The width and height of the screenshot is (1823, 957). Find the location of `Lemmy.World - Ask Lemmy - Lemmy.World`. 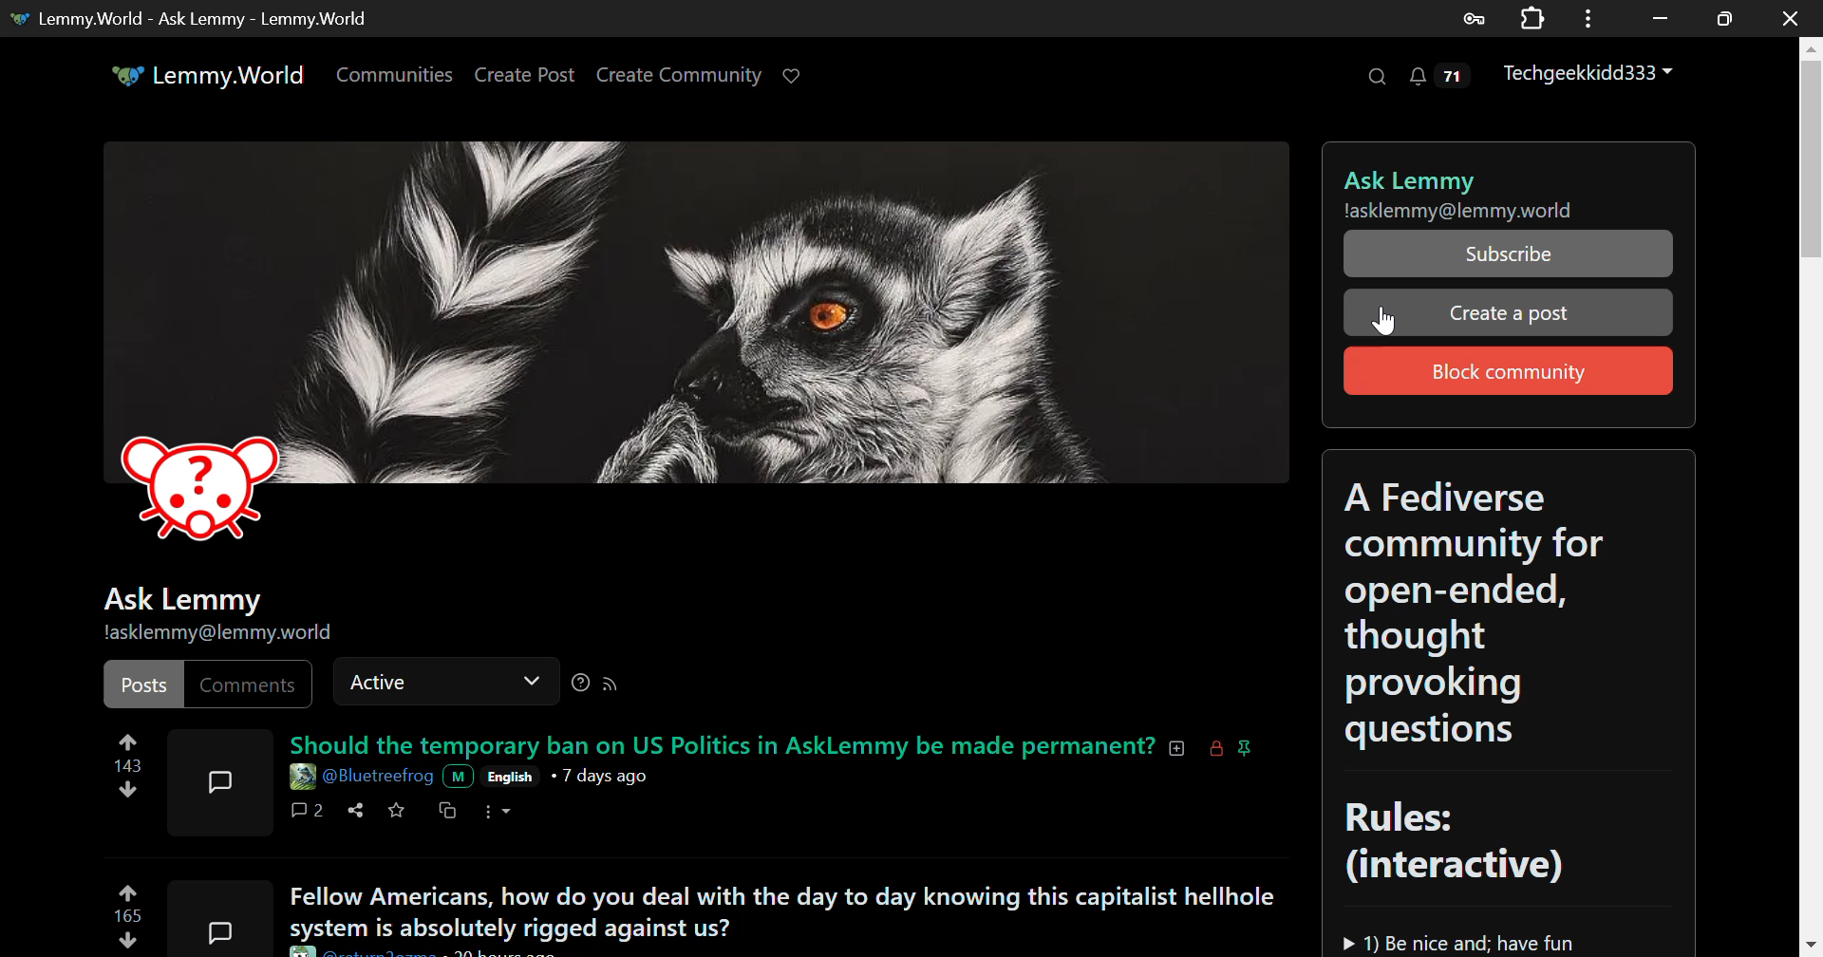

Lemmy.World - Ask Lemmy - Lemmy.World is located at coordinates (196, 18).